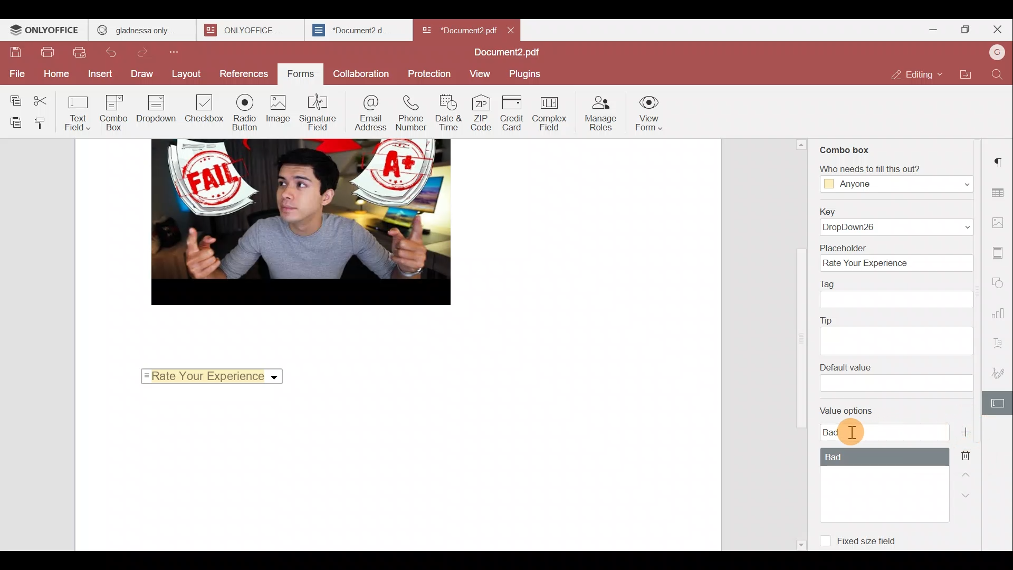  What do you see at coordinates (245, 113) in the screenshot?
I see `Radio` at bounding box center [245, 113].